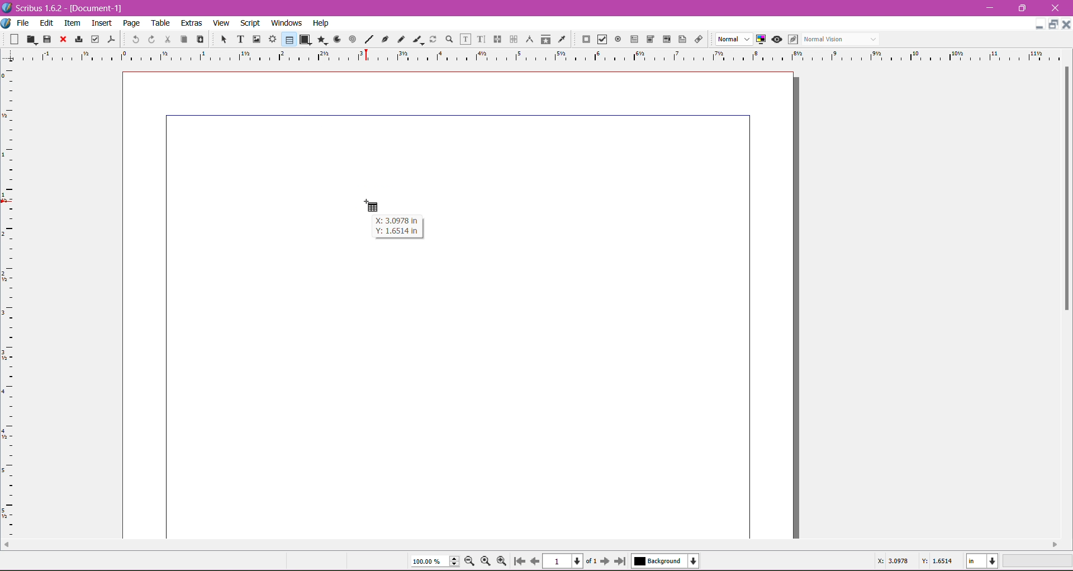  Describe the element at coordinates (564, 560) in the screenshot. I see `Current Page` at that location.